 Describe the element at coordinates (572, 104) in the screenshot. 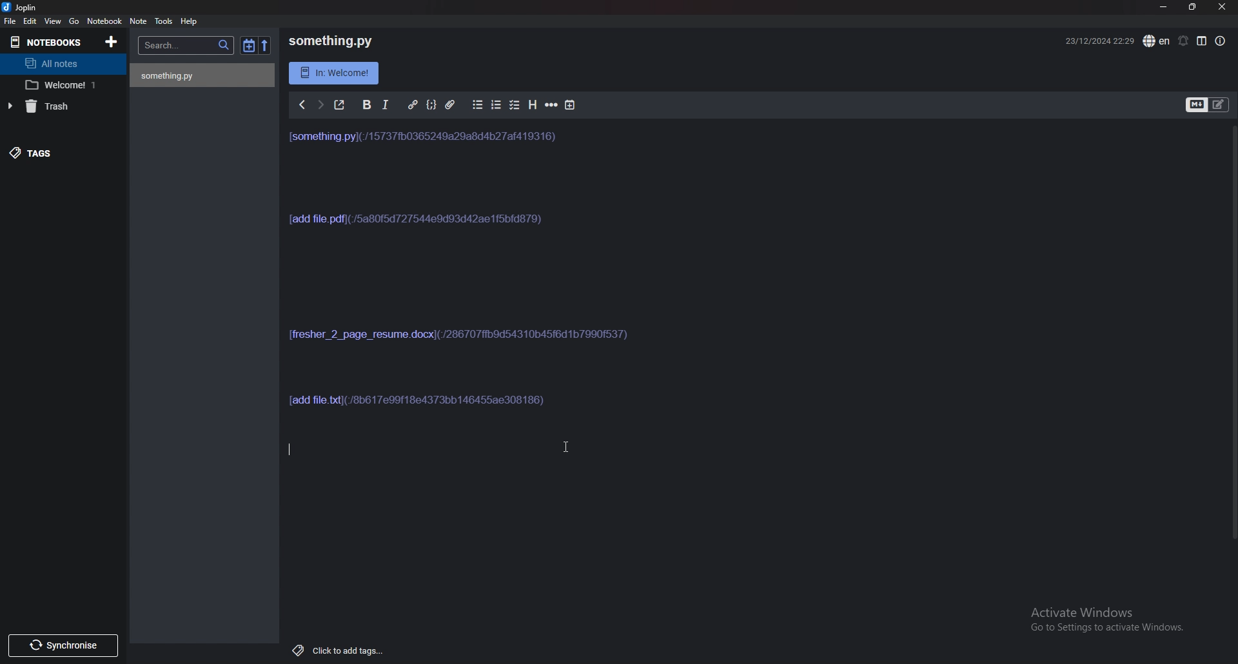

I see `Add time` at that location.